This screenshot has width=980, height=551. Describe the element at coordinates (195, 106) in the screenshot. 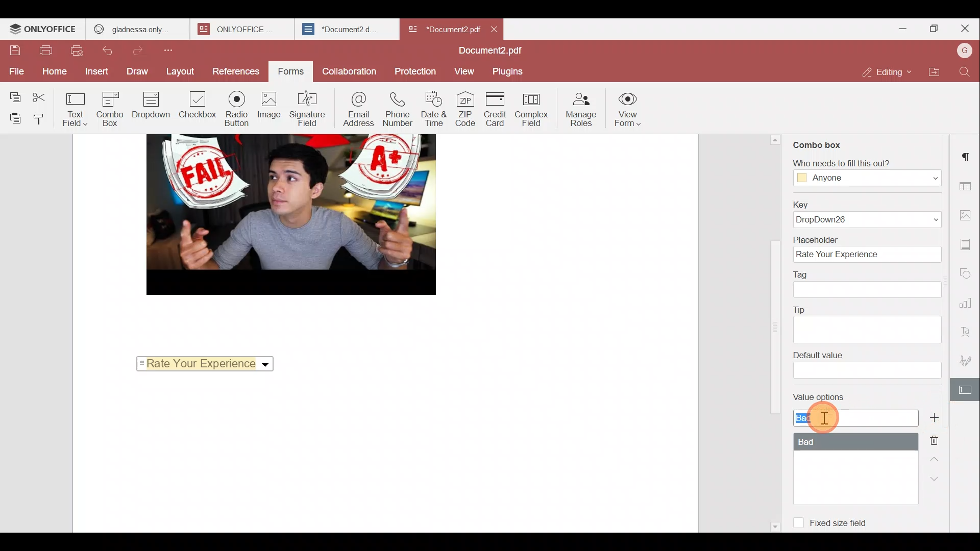

I see `Checkbox` at that location.